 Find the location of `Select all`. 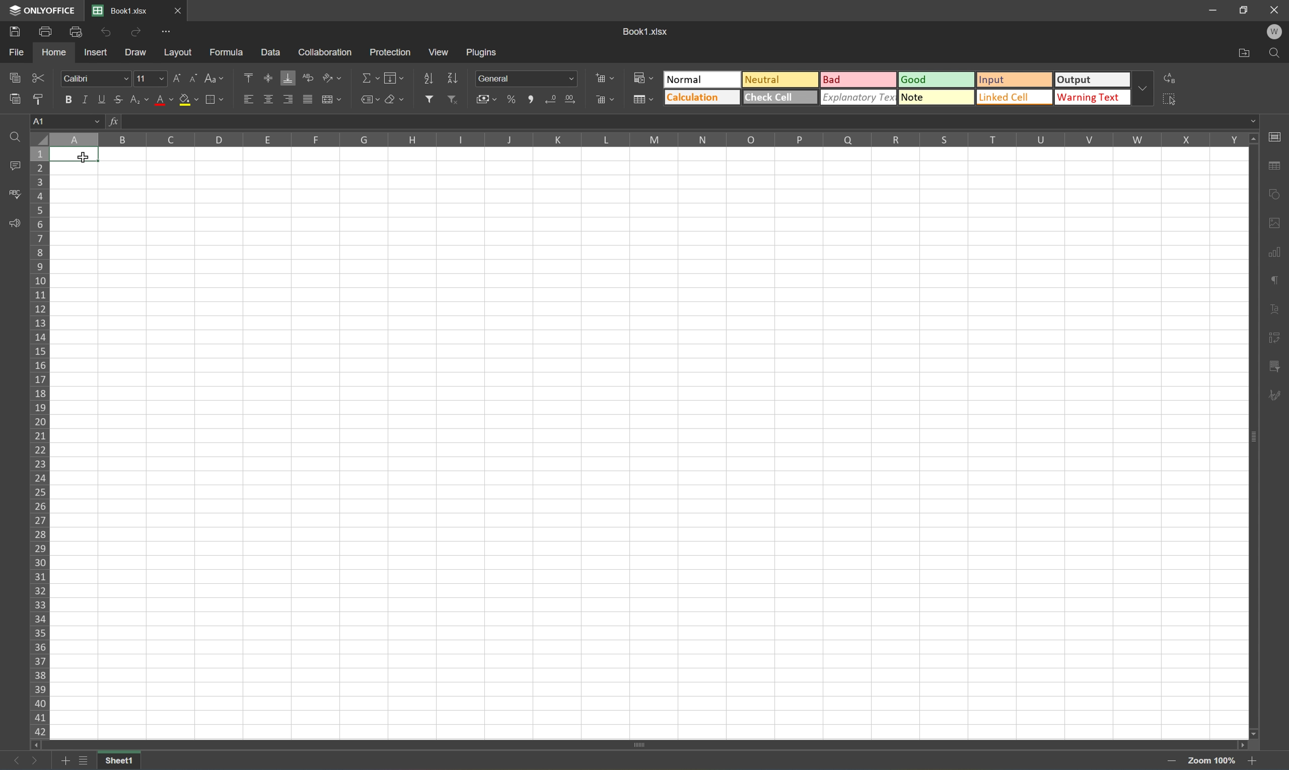

Select all is located at coordinates (1173, 101).